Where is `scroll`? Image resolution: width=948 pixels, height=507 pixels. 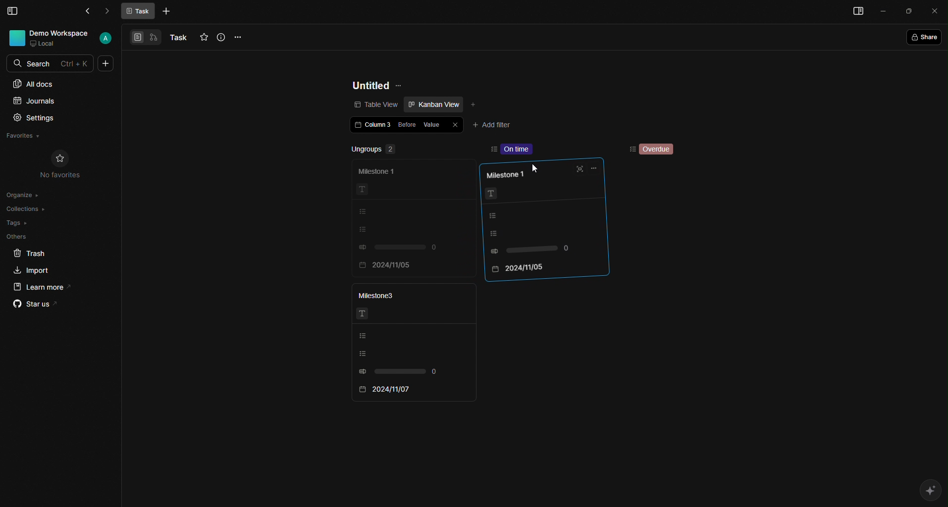
scroll is located at coordinates (539, 426).